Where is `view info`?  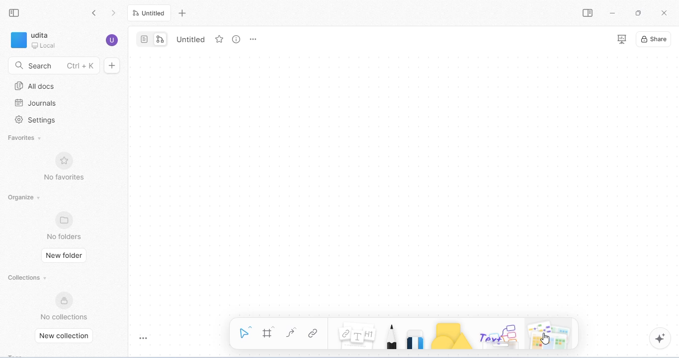
view info is located at coordinates (237, 39).